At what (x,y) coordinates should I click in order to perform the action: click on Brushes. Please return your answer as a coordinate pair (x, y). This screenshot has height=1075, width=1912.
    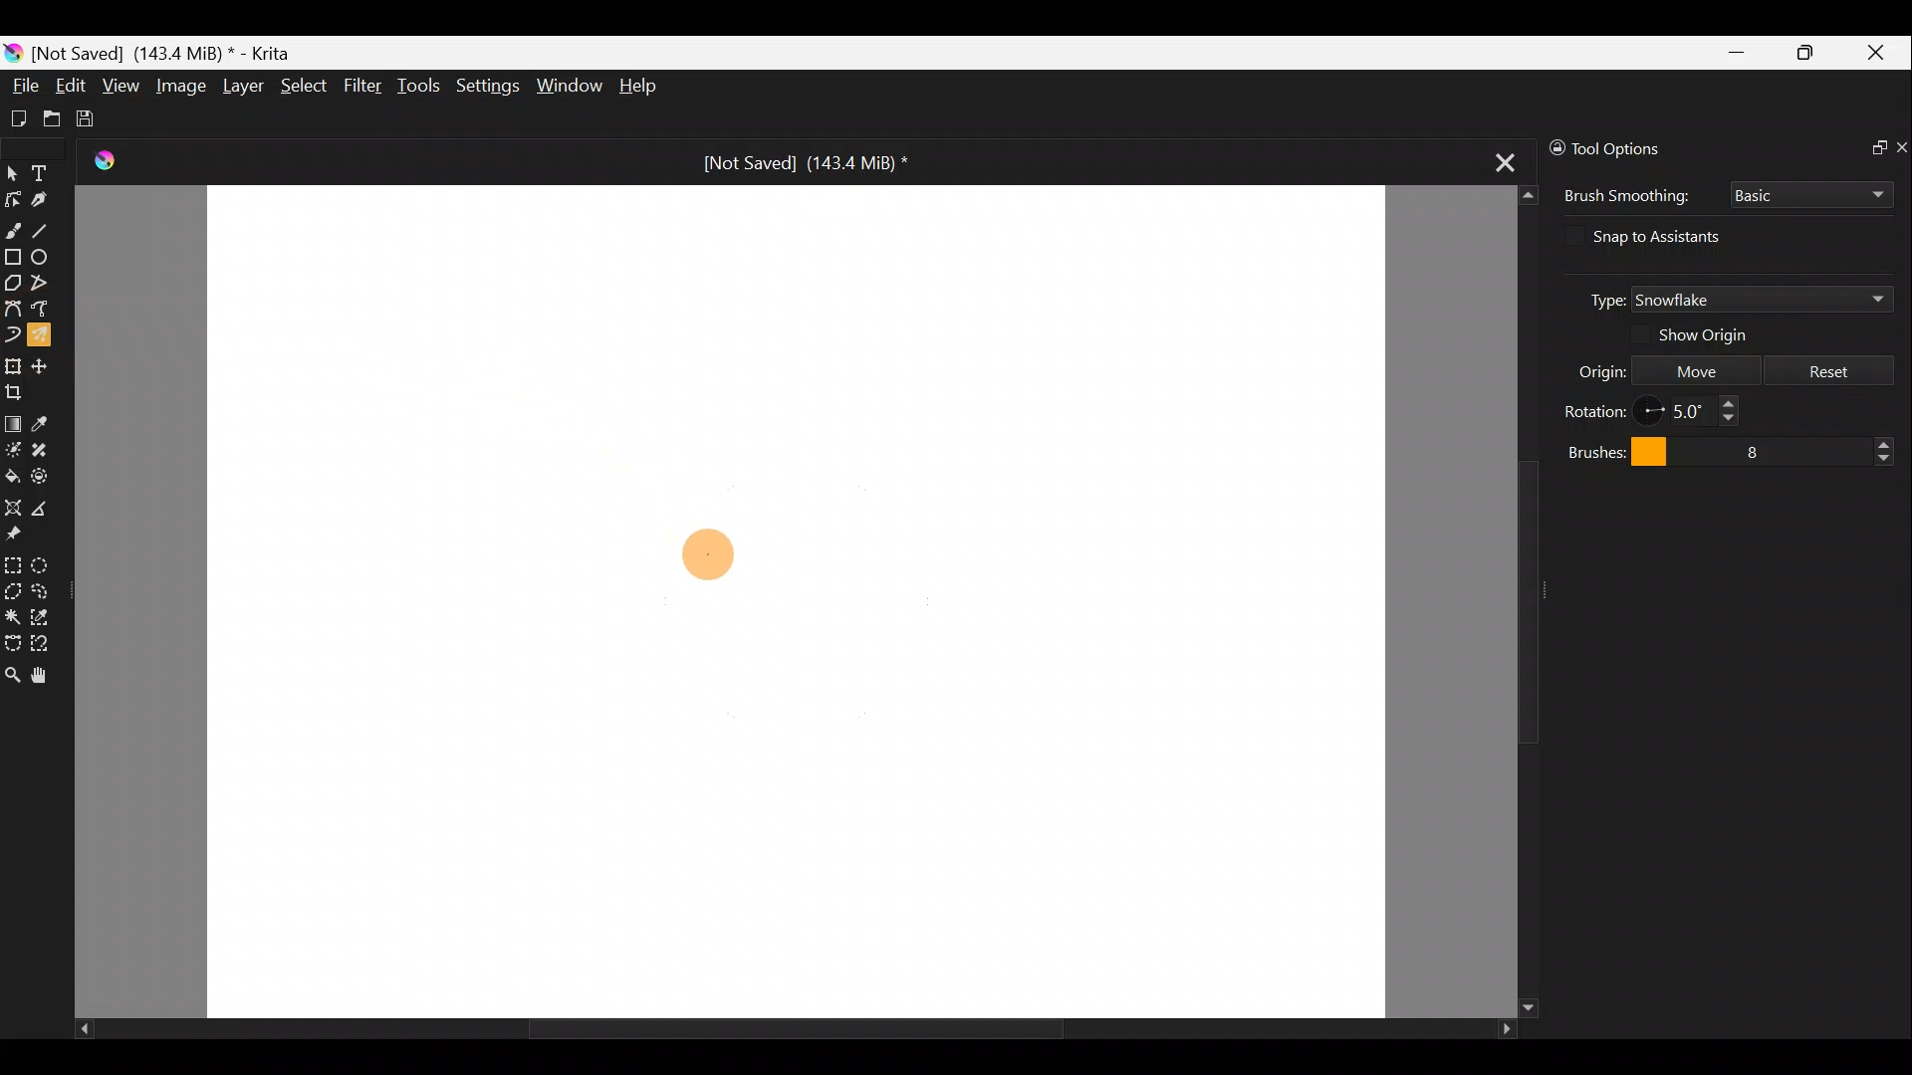
    Looking at the image, I should click on (1611, 450).